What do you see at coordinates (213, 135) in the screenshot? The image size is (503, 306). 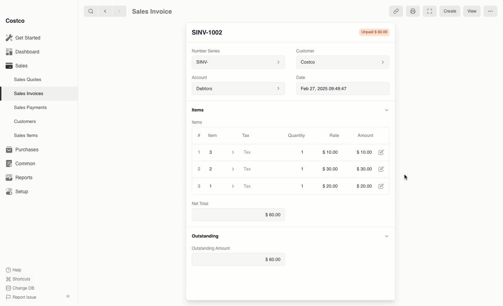 I see `Item` at bounding box center [213, 135].